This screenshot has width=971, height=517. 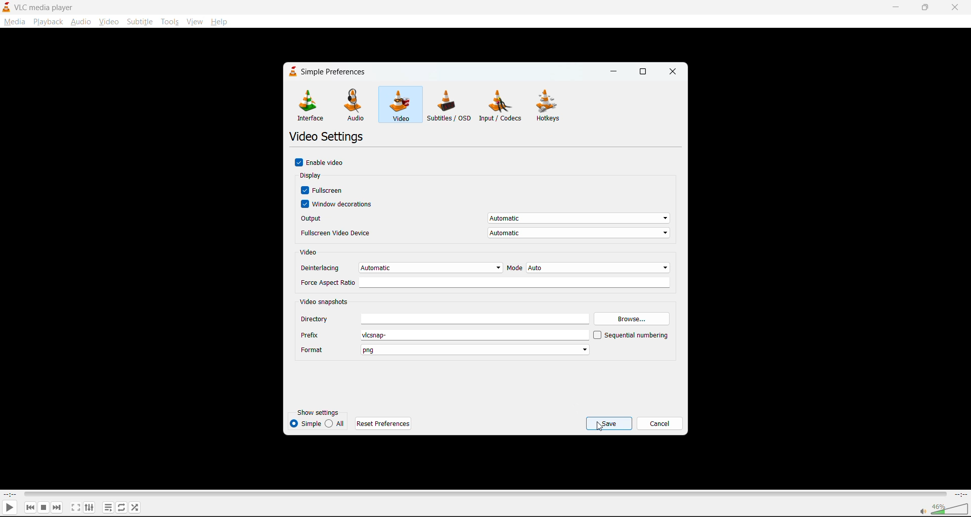 I want to click on view, so click(x=195, y=22).